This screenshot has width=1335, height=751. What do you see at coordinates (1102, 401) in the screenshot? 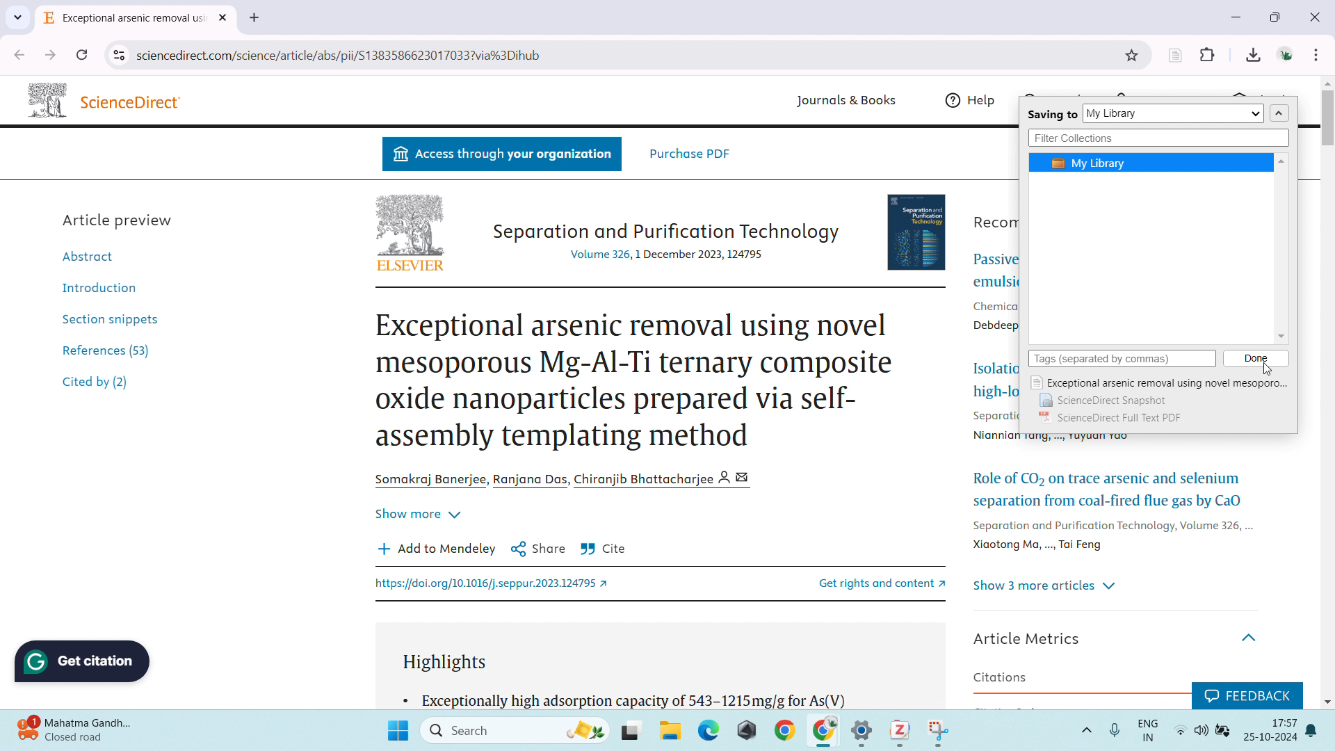
I see `ScienceDirect Snapshot` at bounding box center [1102, 401].